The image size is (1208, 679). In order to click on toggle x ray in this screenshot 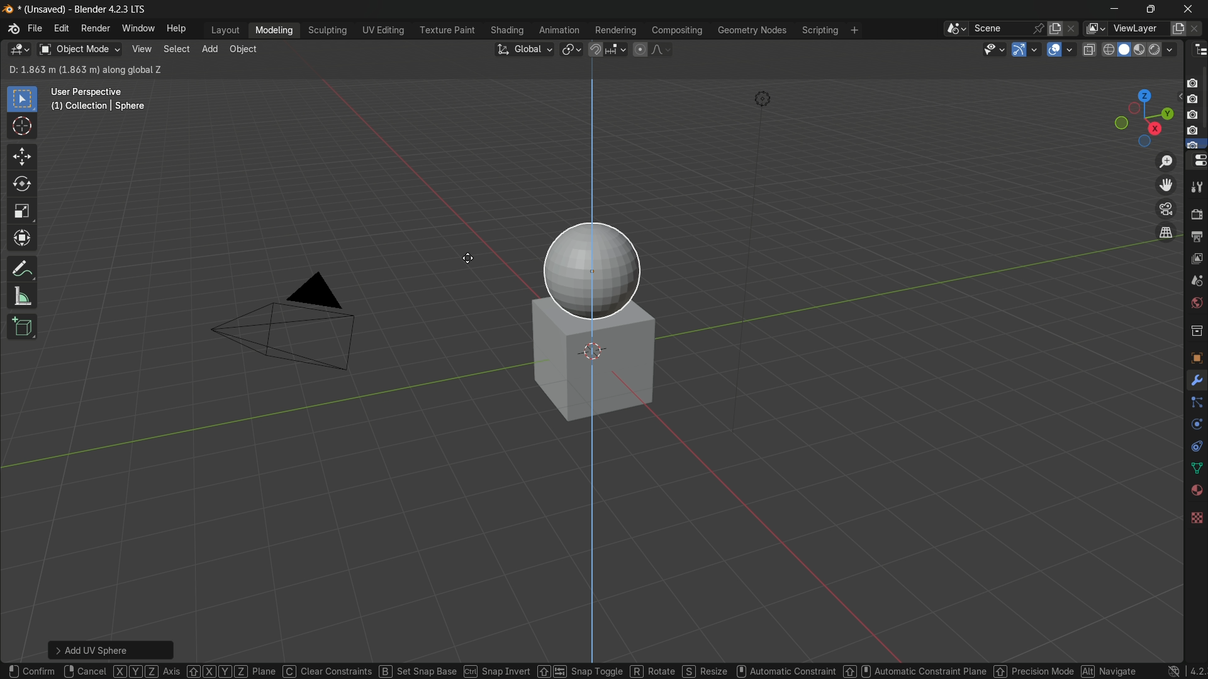, I will do `click(1088, 49)`.